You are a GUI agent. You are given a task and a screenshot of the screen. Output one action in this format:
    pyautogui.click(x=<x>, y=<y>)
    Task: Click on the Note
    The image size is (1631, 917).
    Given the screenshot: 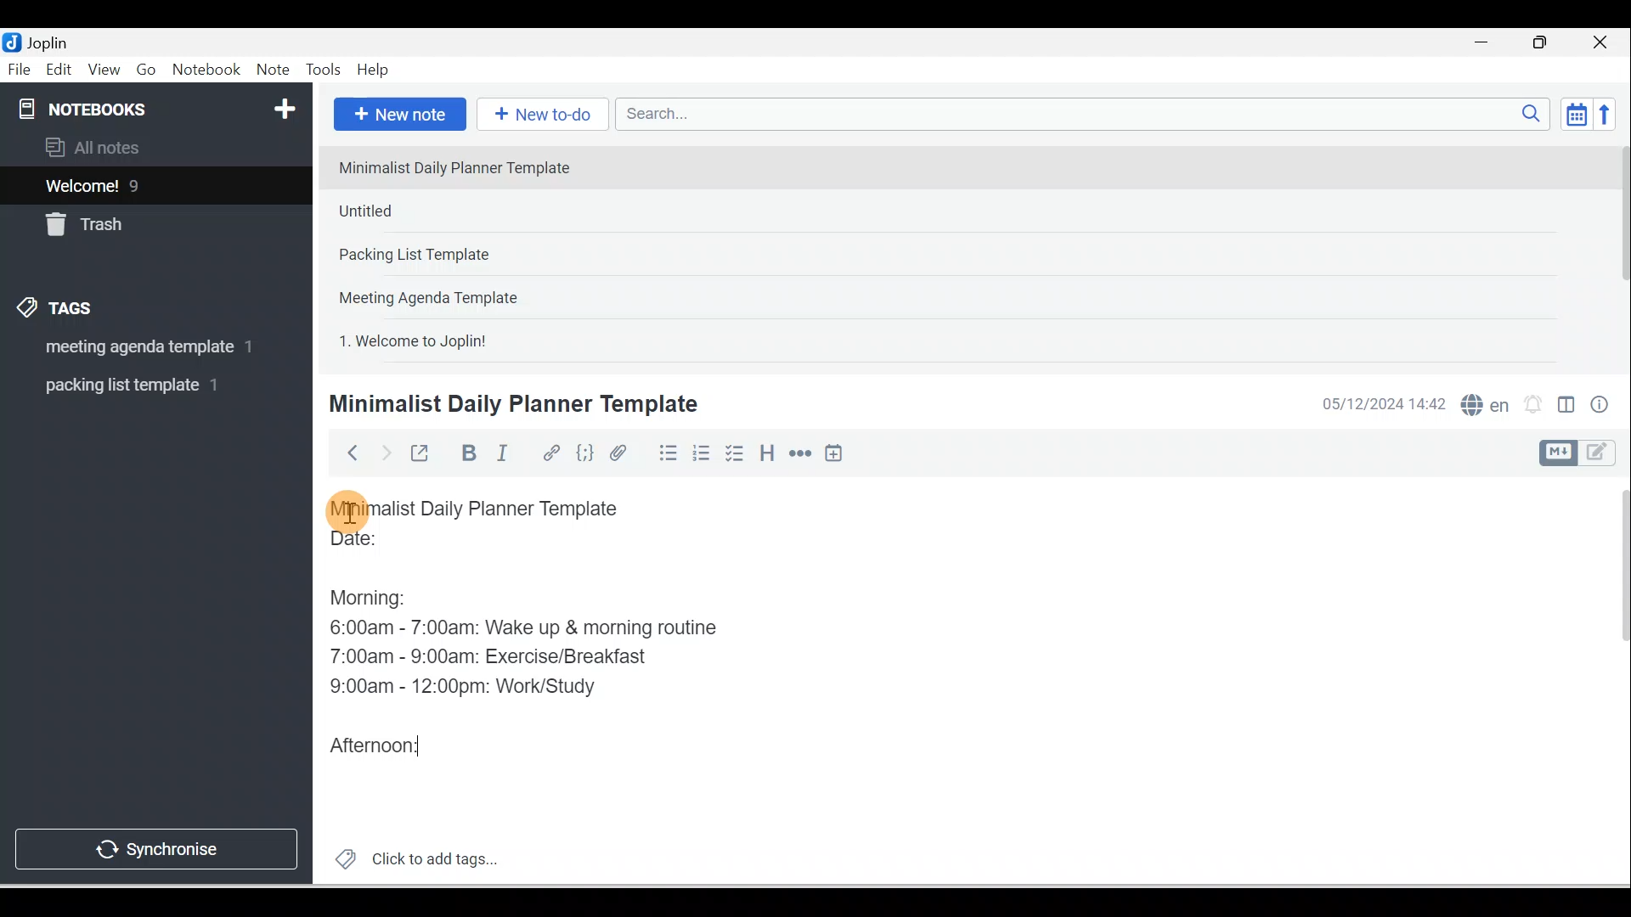 What is the action you would take?
    pyautogui.click(x=271, y=70)
    